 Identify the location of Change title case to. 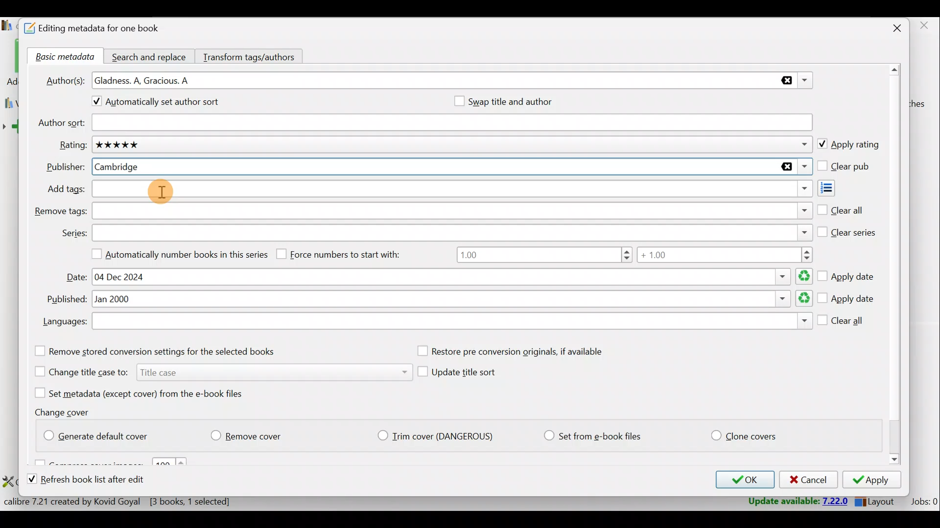
(219, 371).